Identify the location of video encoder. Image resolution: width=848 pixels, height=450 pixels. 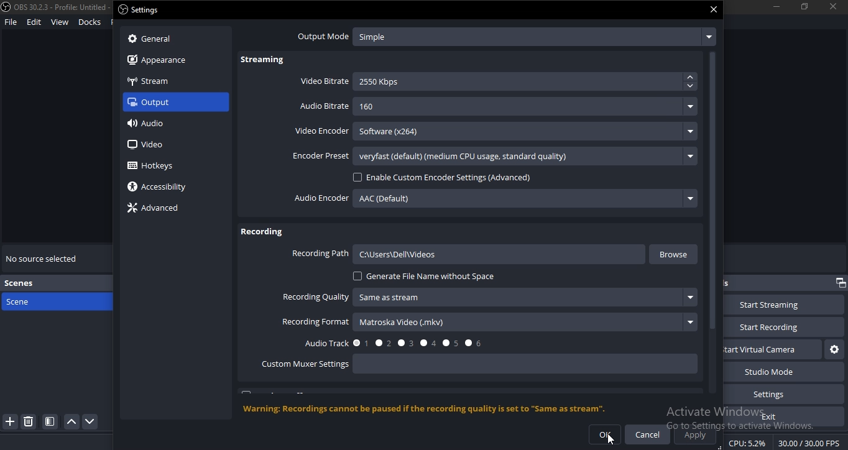
(320, 130).